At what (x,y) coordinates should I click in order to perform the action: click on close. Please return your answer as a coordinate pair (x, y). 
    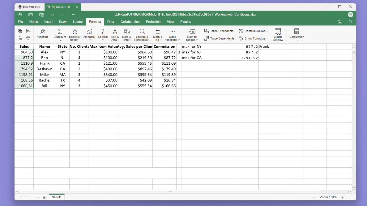
    Looking at the image, I should click on (77, 7).